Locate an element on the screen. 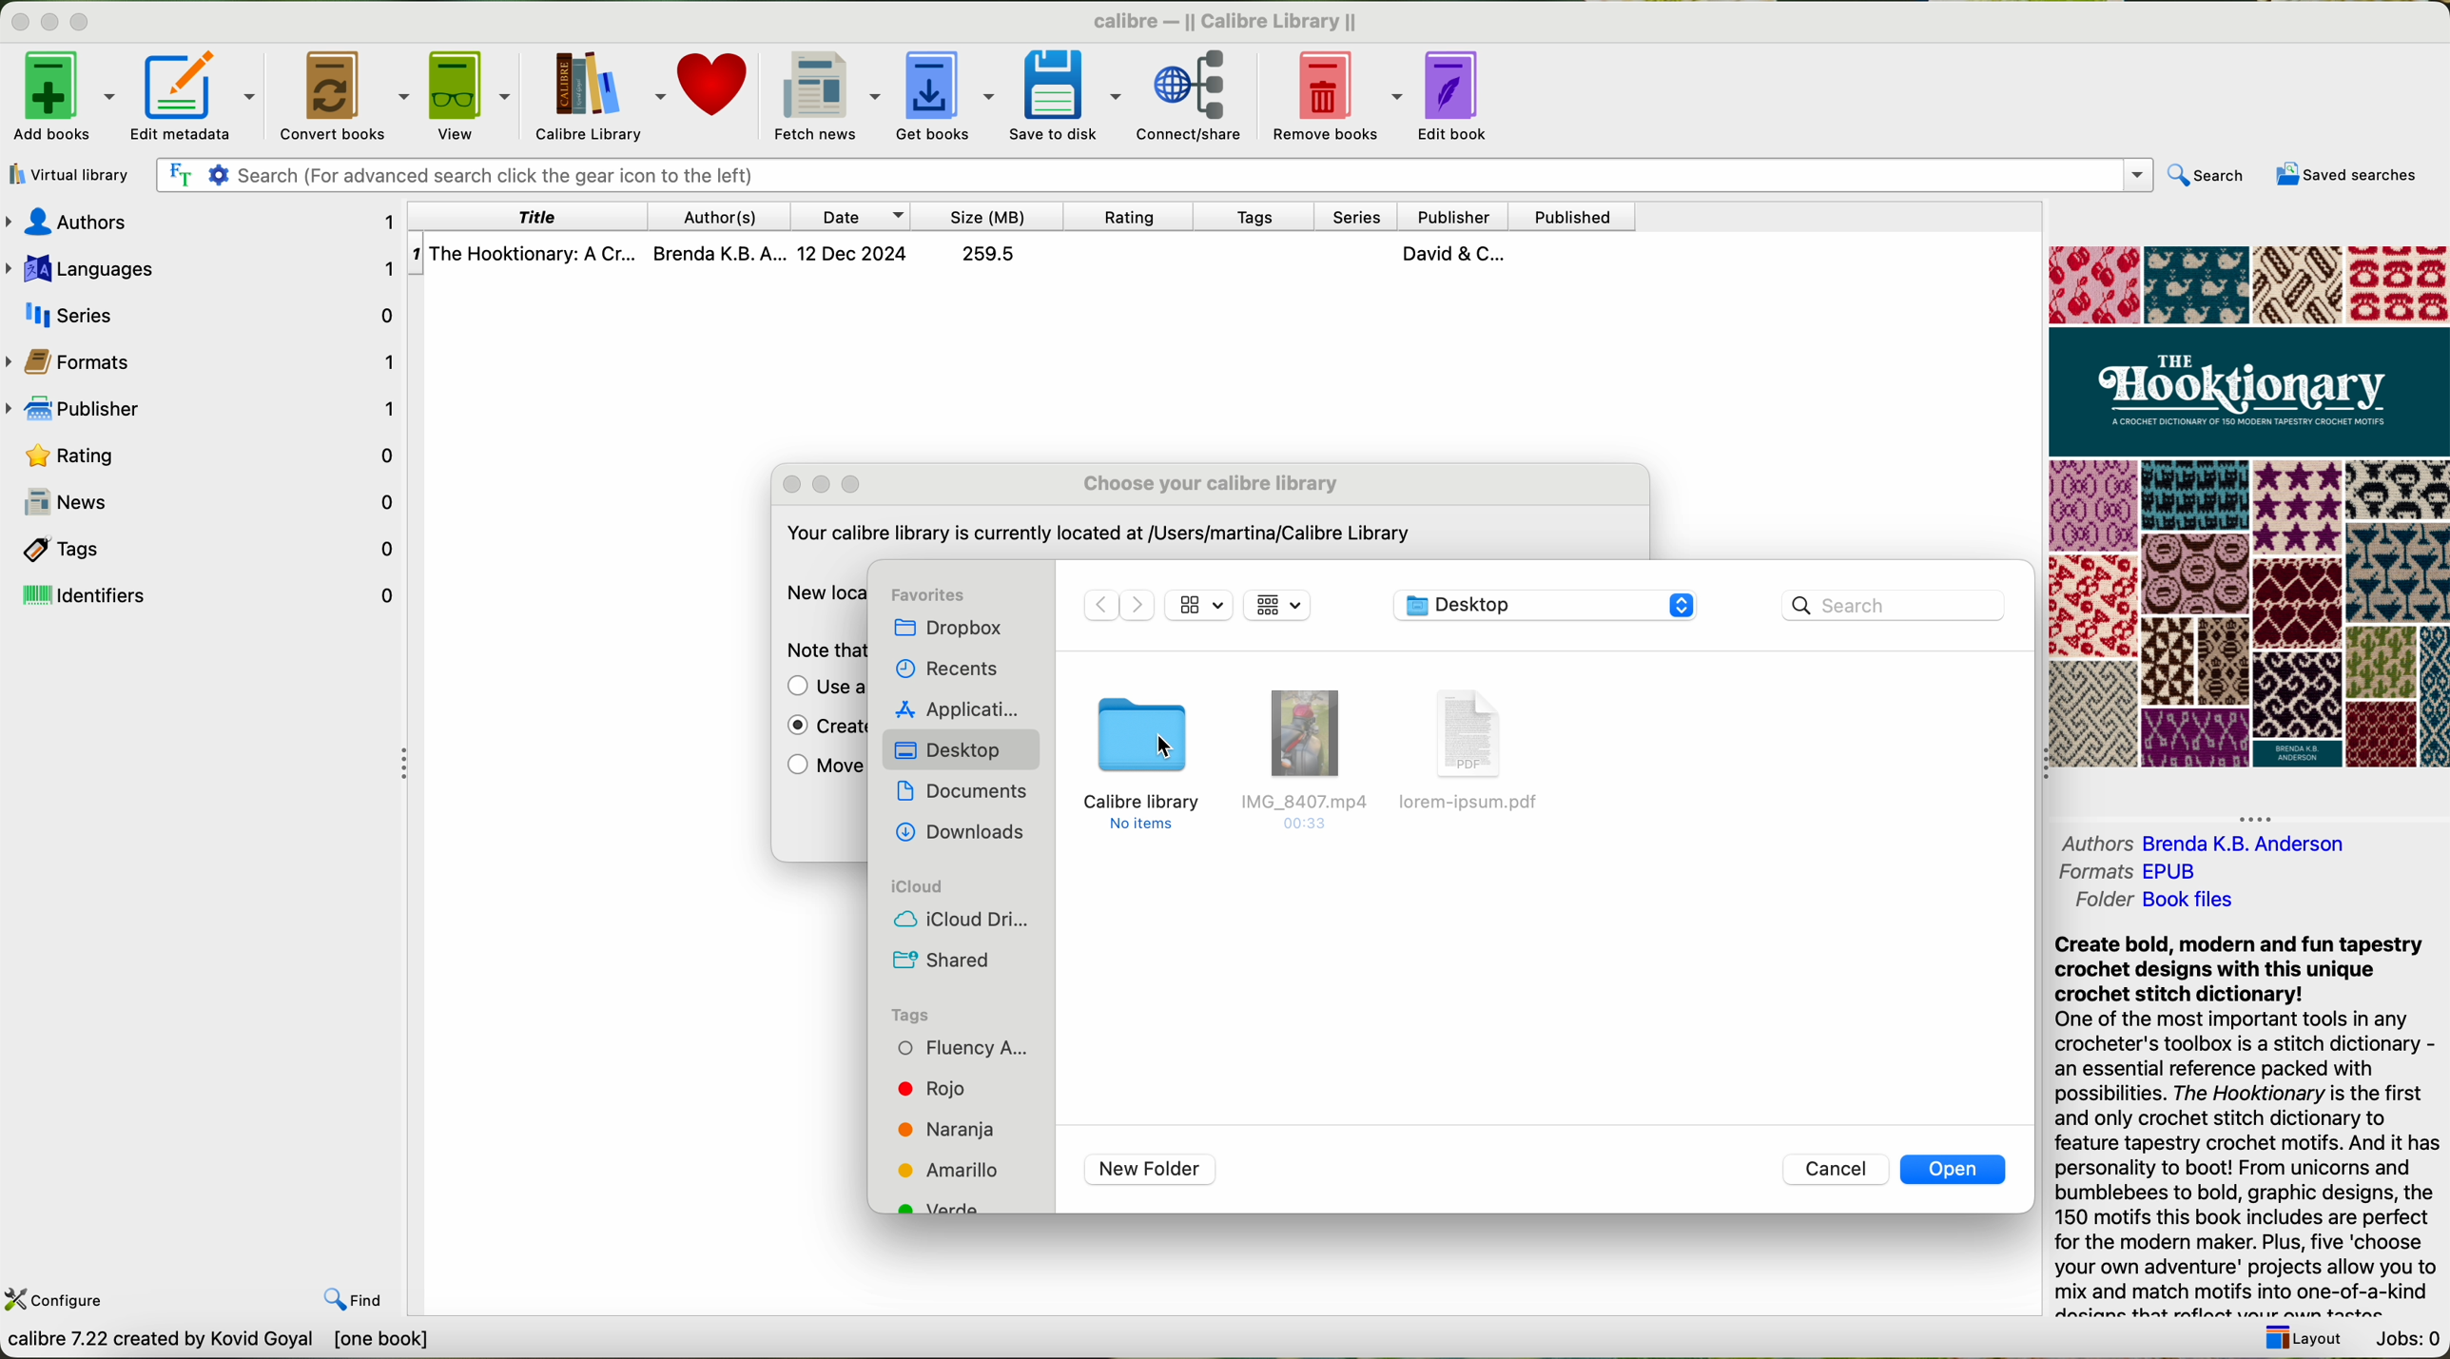 The image size is (2450, 1359). icon is located at coordinates (1196, 603).